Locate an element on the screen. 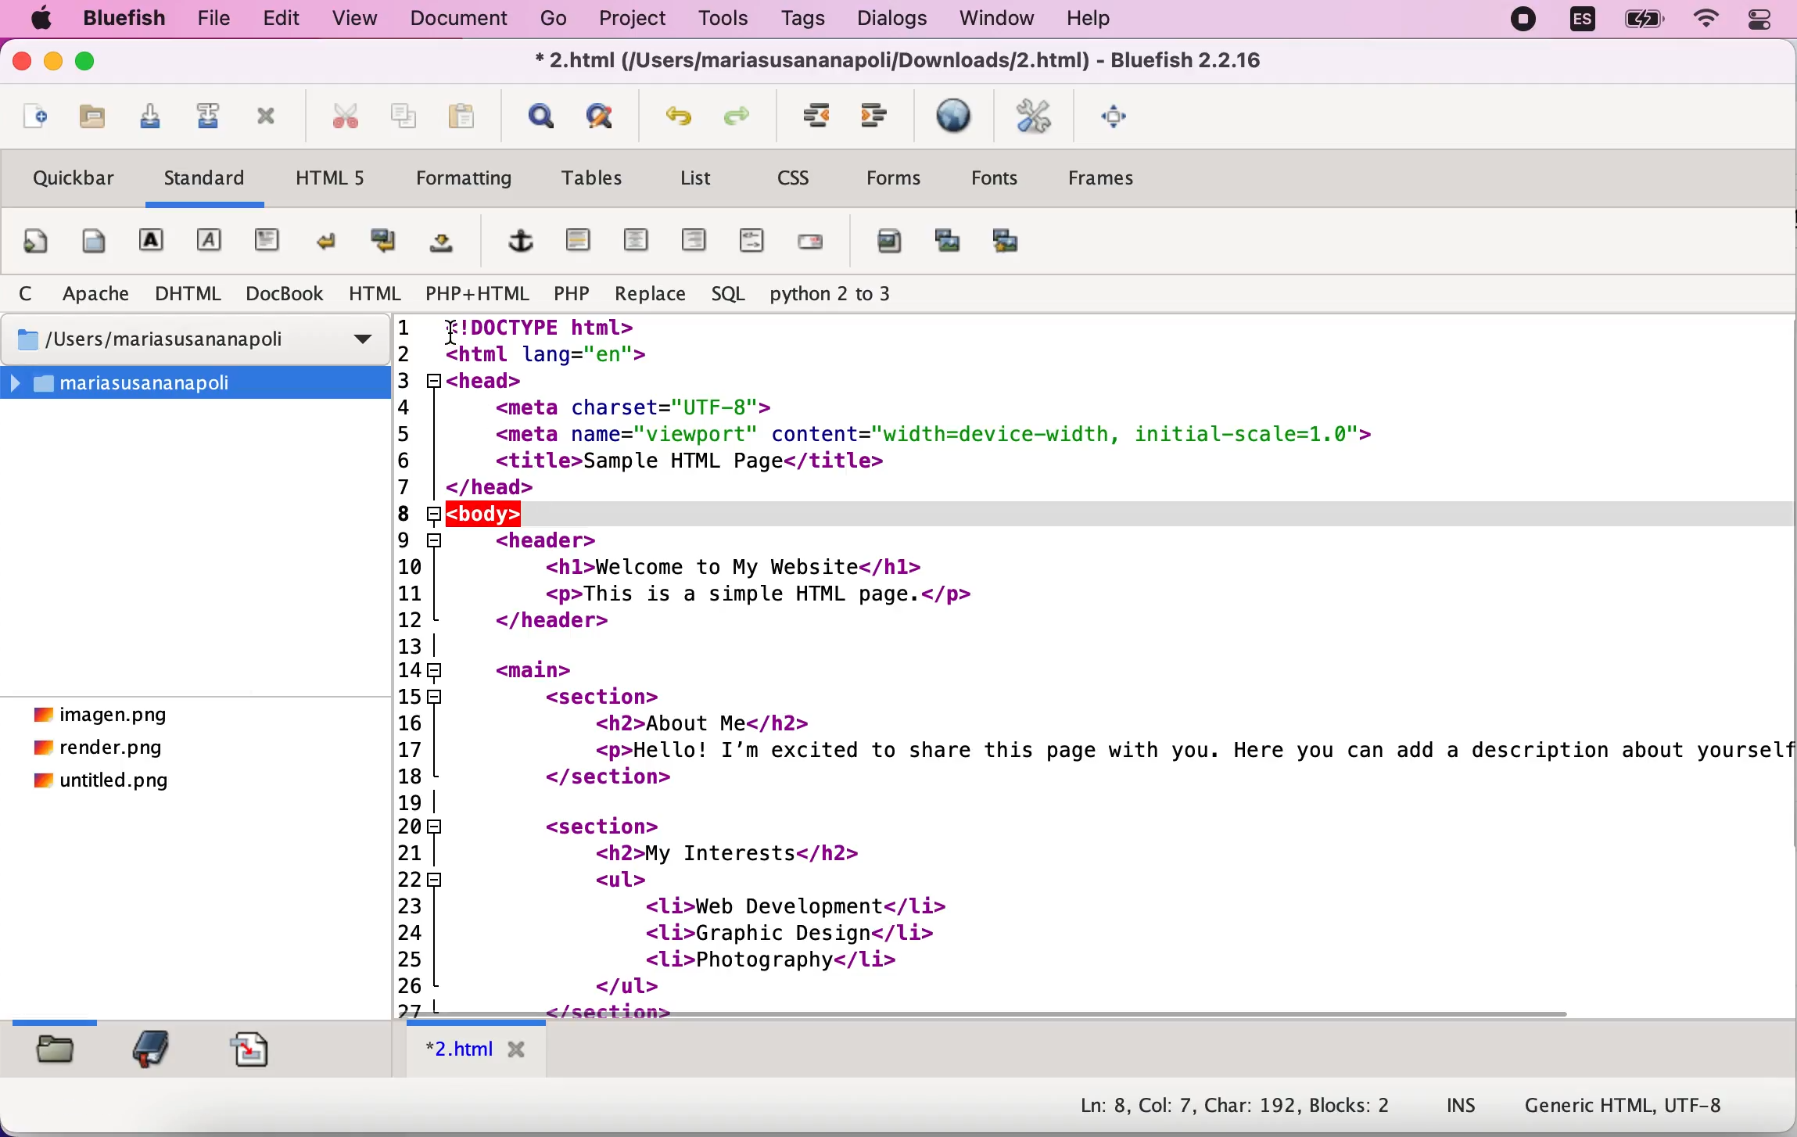  new file is located at coordinates (36, 117).